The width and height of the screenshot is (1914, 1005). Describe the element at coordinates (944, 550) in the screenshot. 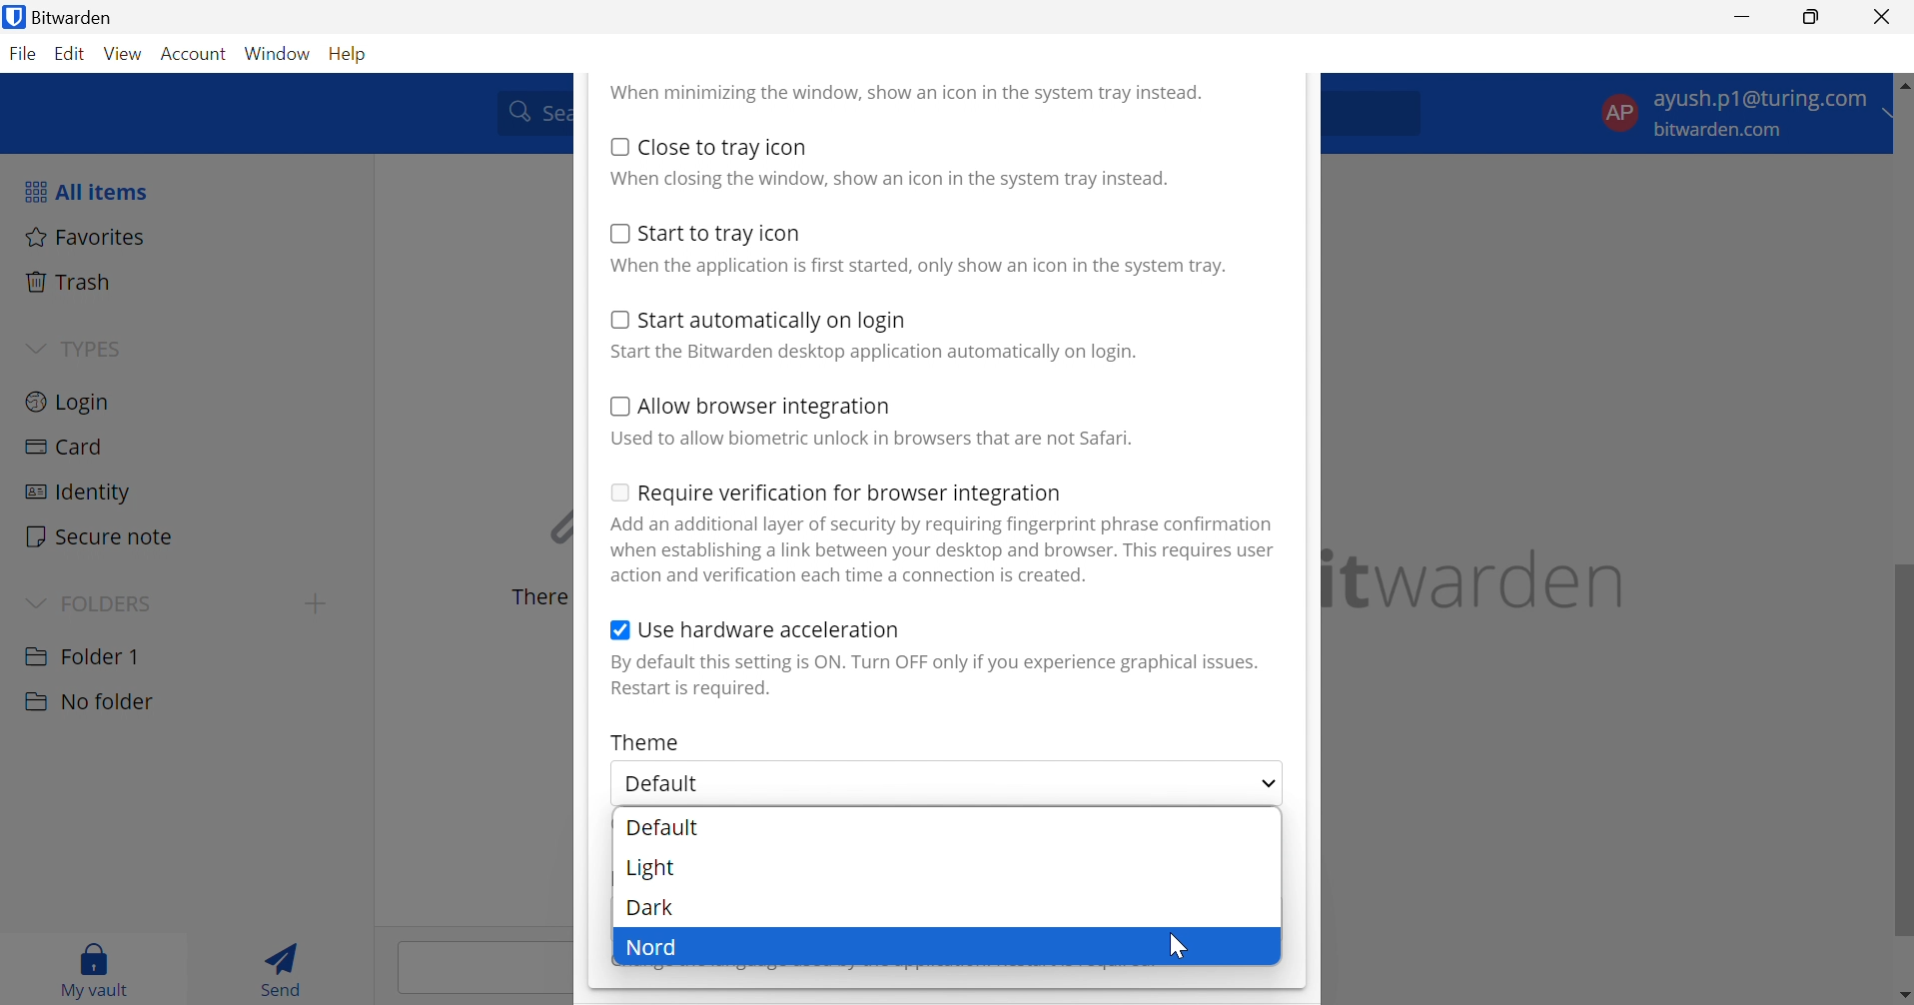

I see `when establishing a link between your desktop and browser. This requires user` at that location.